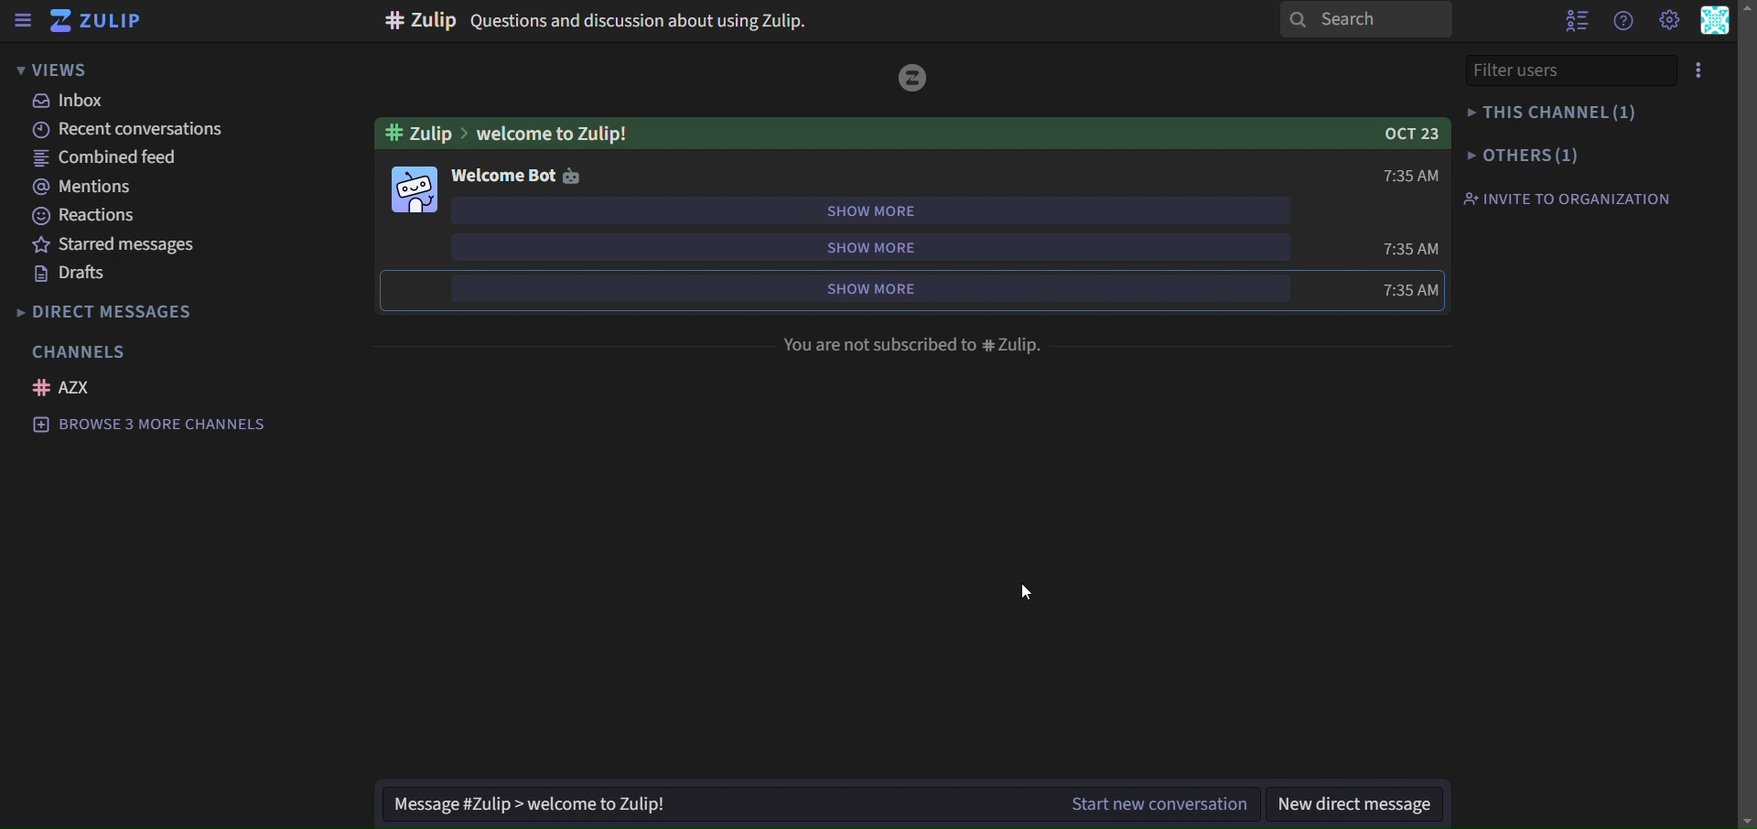 This screenshot has width=1757, height=829. I want to click on drafts, so click(75, 275).